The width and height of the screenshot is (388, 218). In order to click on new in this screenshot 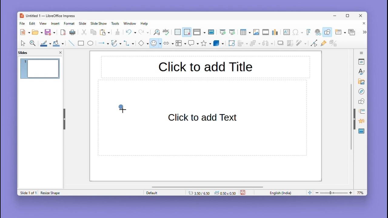, I will do `click(25, 32)`.